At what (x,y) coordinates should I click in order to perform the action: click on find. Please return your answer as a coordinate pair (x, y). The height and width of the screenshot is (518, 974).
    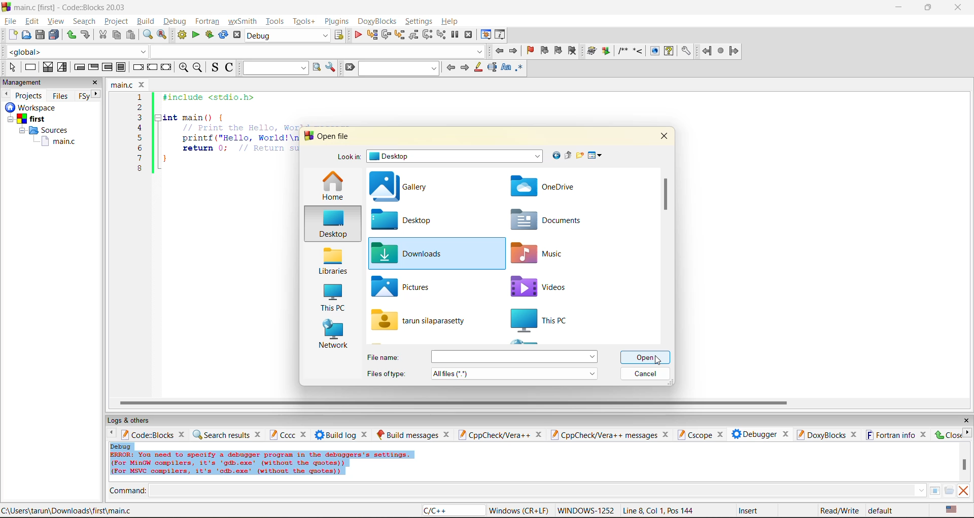
    Looking at the image, I should click on (147, 34).